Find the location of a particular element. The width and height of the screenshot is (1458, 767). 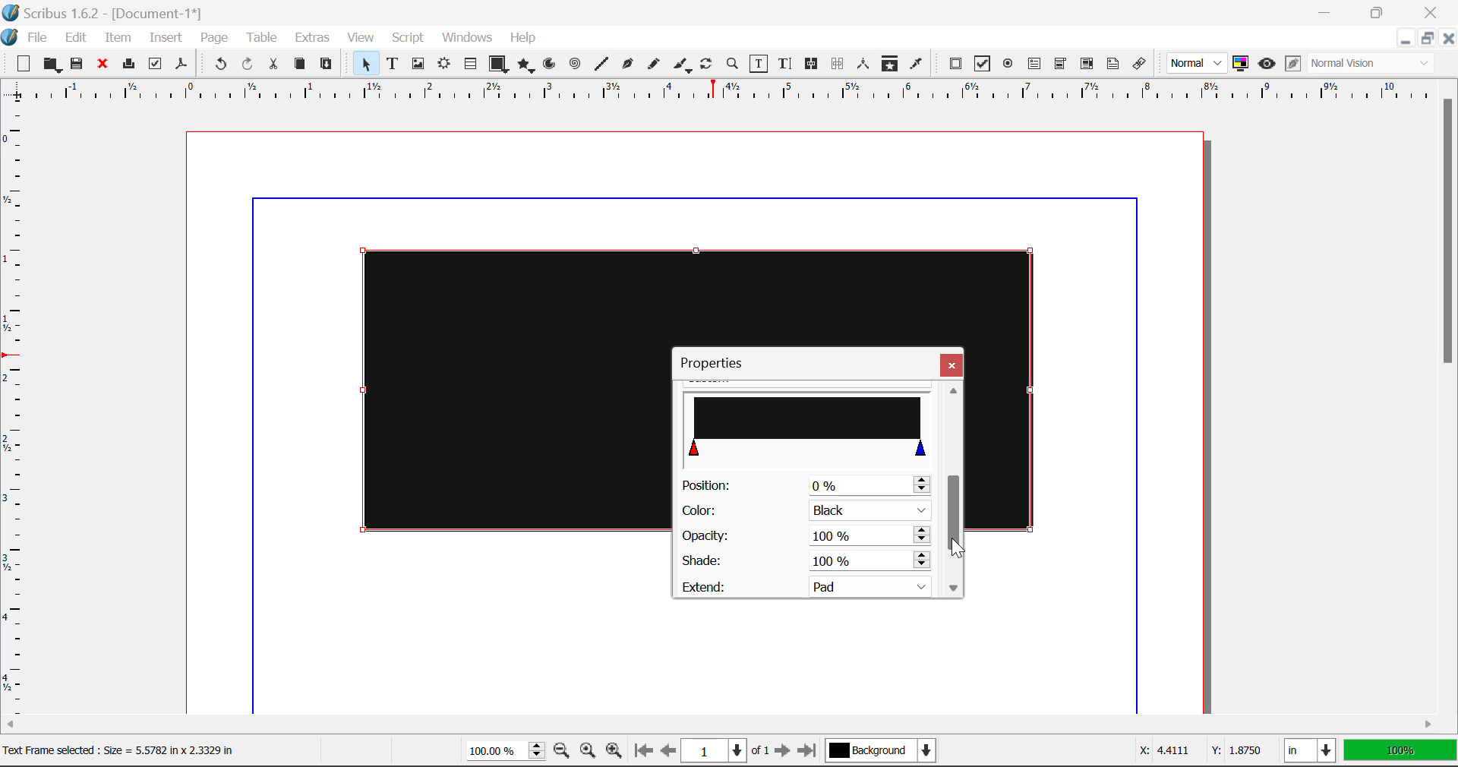

Visual Appearance Type is located at coordinates (1372, 65).